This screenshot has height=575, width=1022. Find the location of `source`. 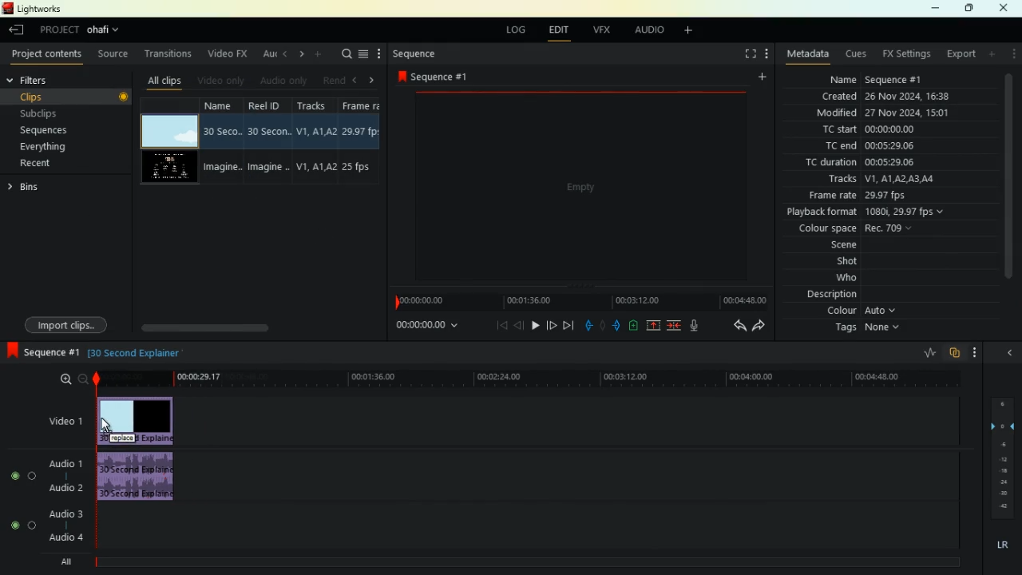

source is located at coordinates (115, 54).